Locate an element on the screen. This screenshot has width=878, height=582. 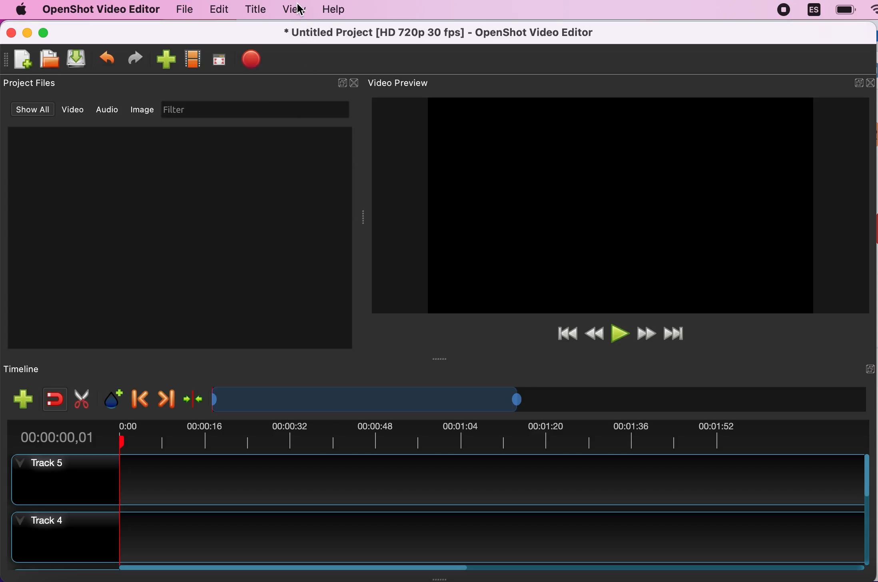
rewind is located at coordinates (594, 334).